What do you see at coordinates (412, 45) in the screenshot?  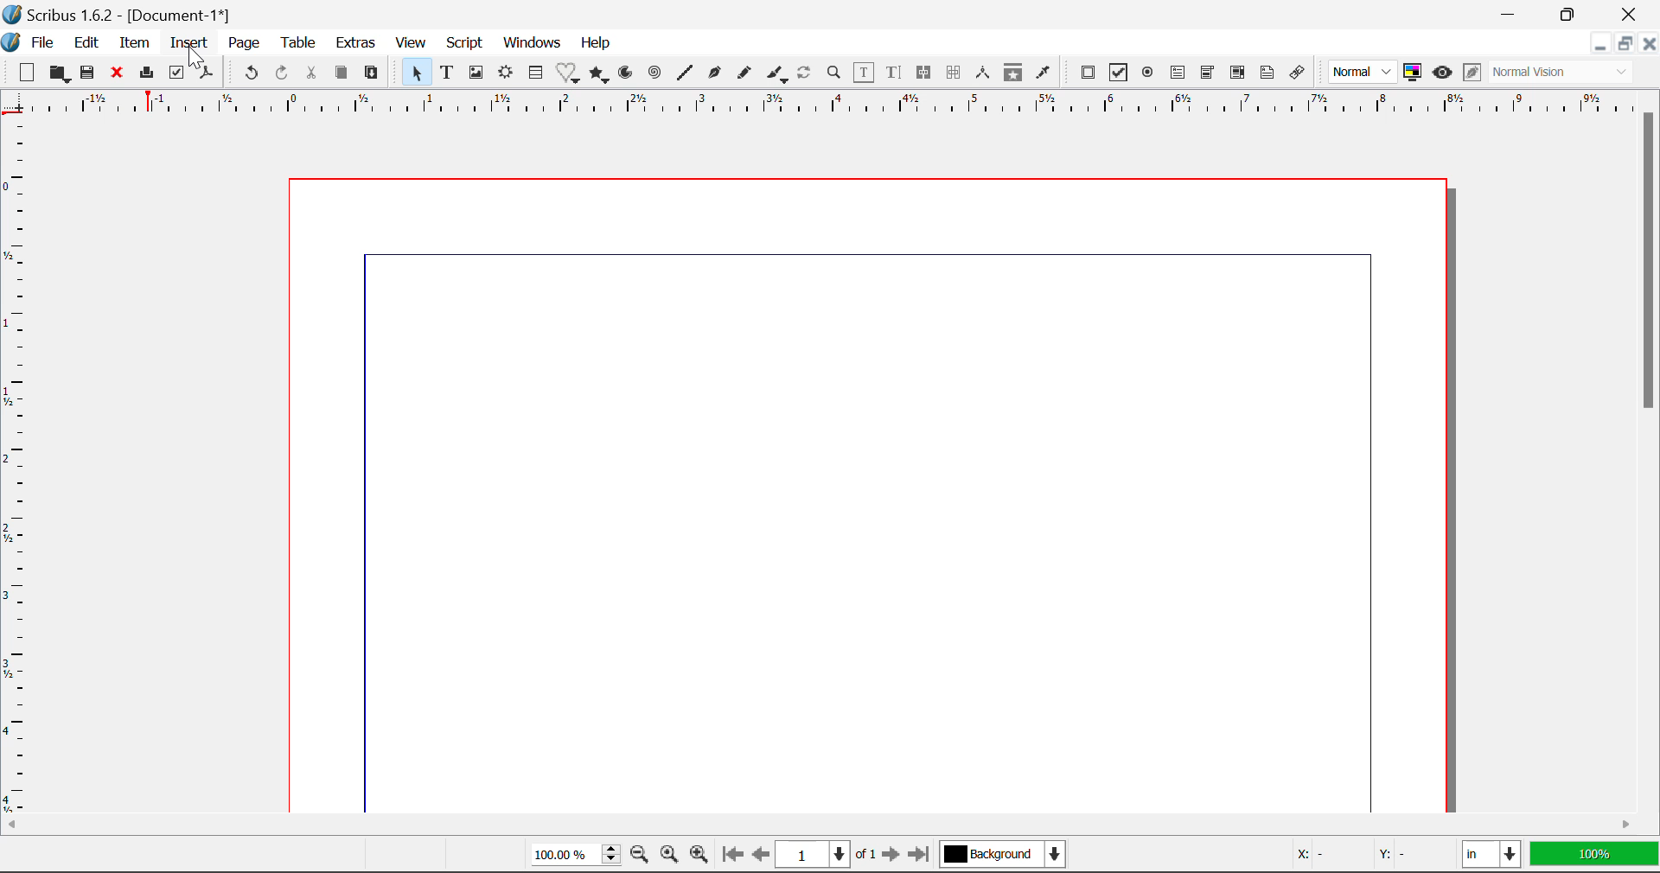 I see `View` at bounding box center [412, 45].